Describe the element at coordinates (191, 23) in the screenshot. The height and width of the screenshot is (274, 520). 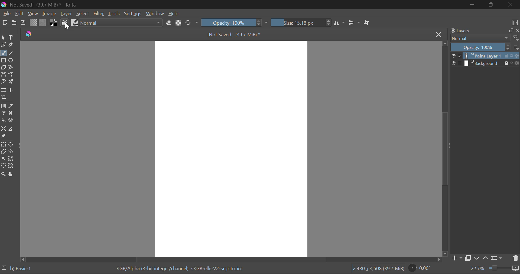
I see `Rotate` at that location.